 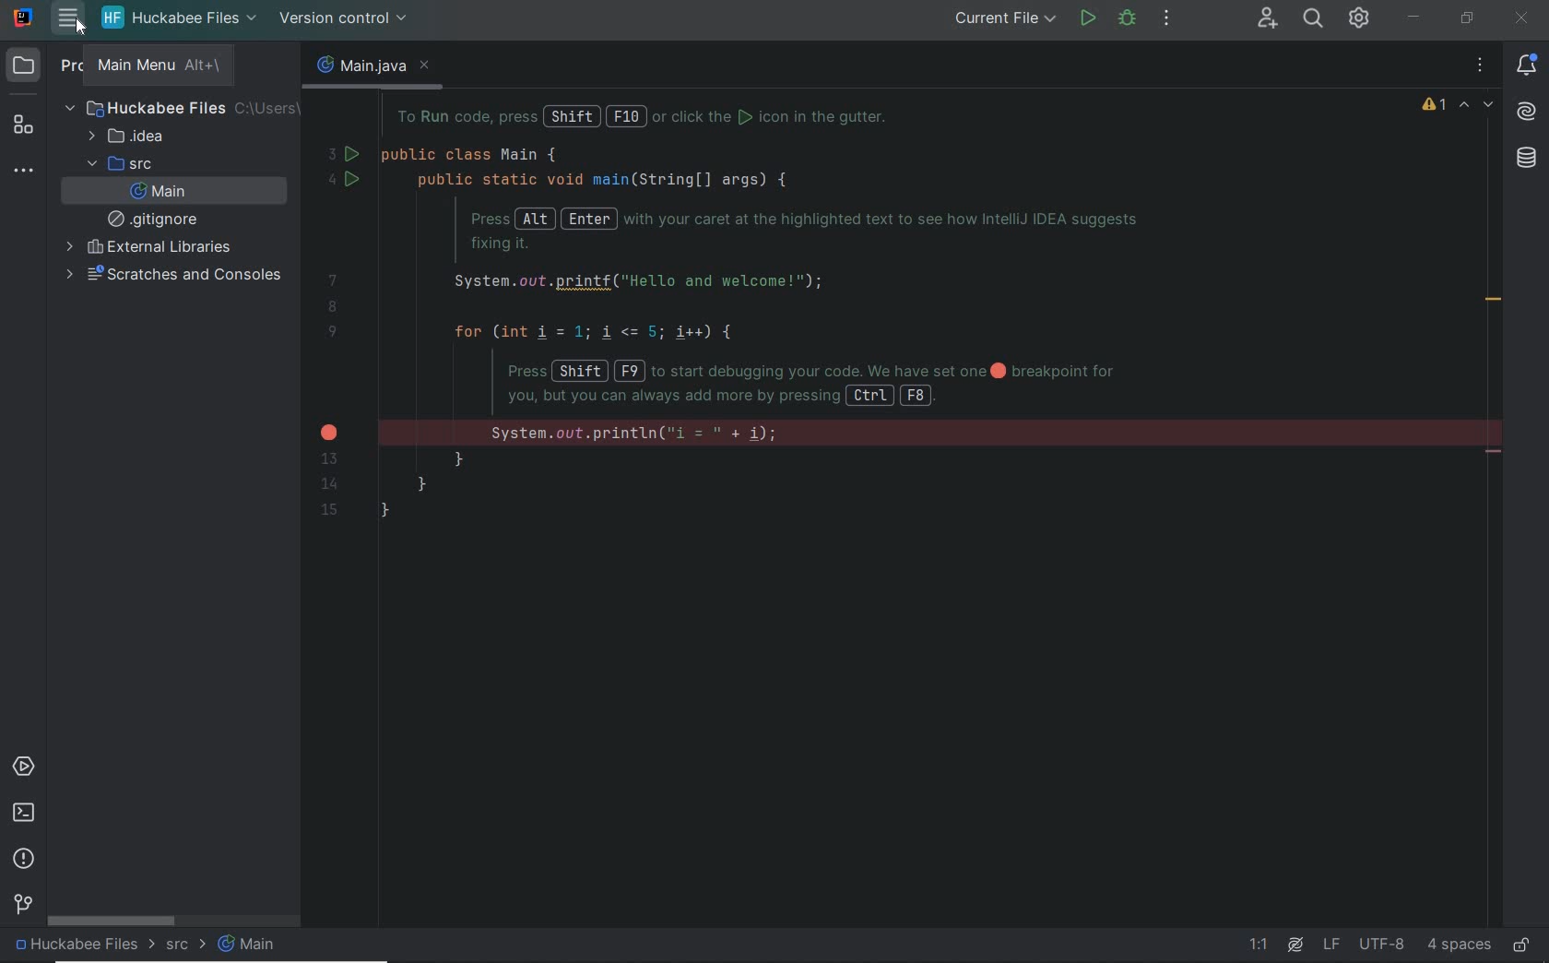 What do you see at coordinates (132, 137) in the screenshot?
I see `idea` at bounding box center [132, 137].